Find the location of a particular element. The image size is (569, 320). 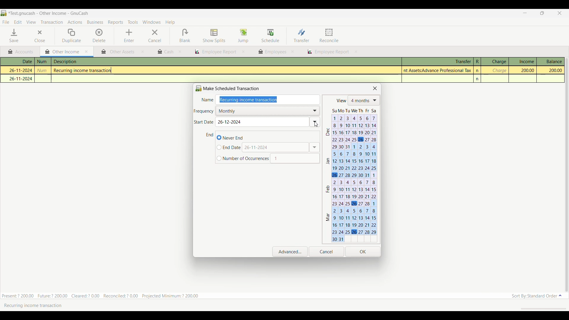

Schedule highlighted after selection by cursor is located at coordinates (271, 36).